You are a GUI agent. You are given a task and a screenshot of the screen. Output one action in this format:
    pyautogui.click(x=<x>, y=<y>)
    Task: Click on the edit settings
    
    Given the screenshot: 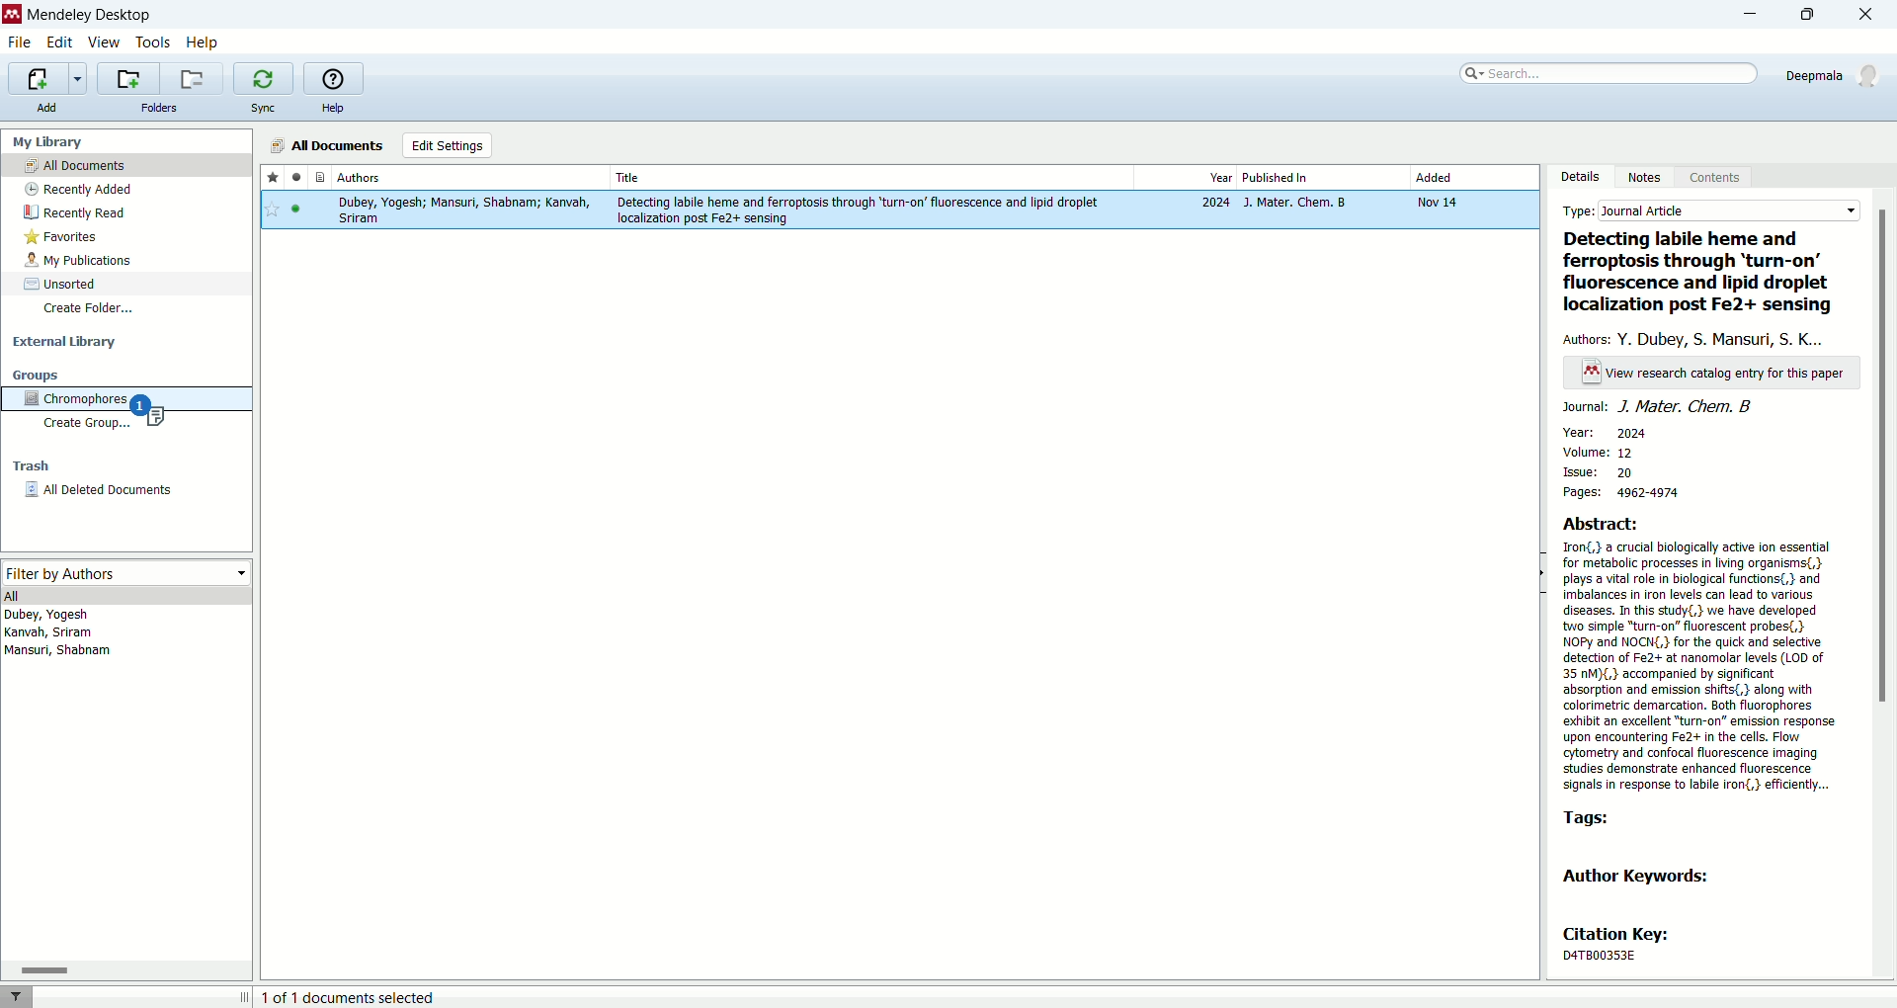 What is the action you would take?
    pyautogui.click(x=447, y=145)
    